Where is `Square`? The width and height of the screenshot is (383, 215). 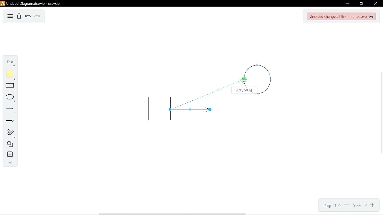
Square is located at coordinates (154, 108).